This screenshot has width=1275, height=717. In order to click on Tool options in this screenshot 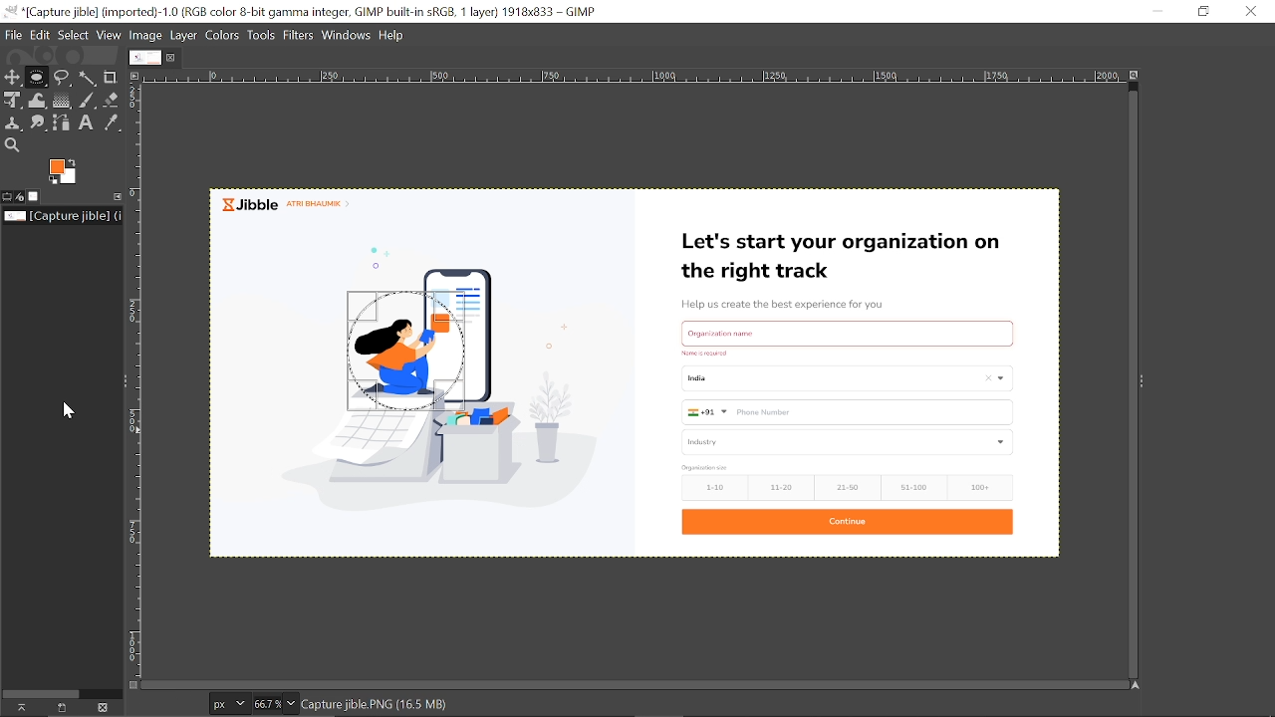, I will do `click(7, 197)`.